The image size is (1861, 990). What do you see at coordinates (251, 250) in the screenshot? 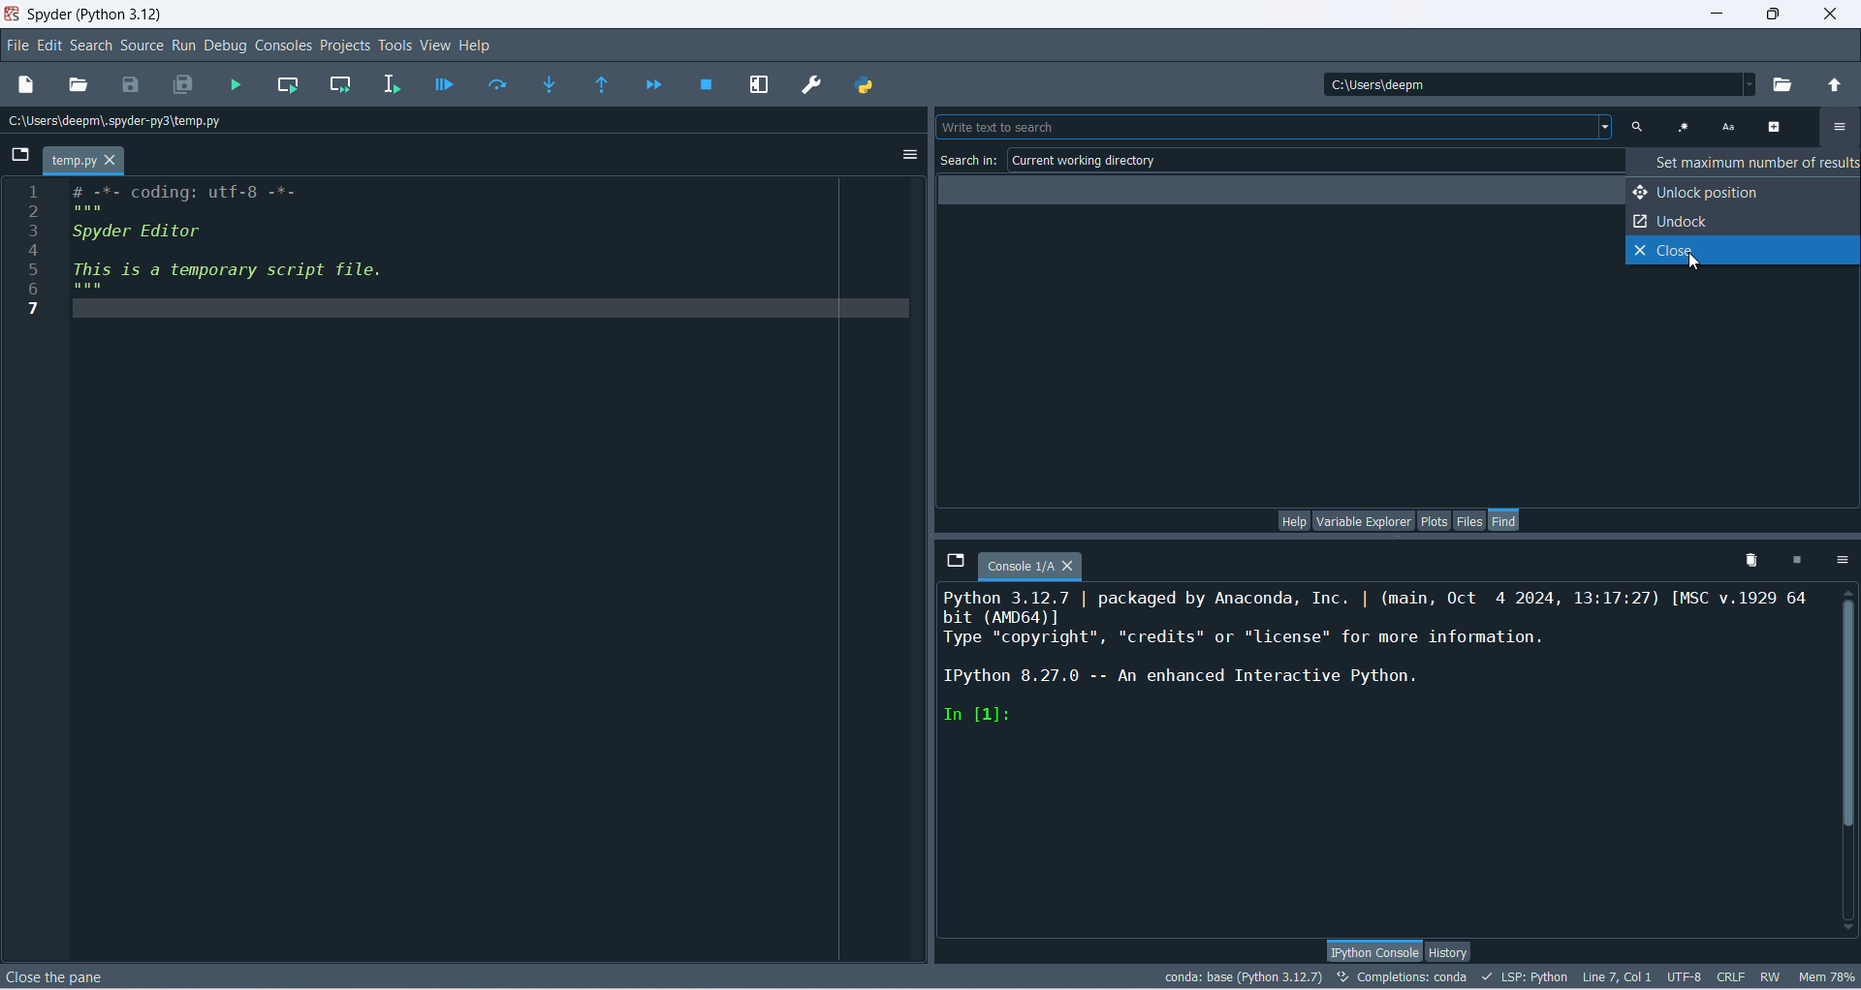
I see `editor pane text` at bounding box center [251, 250].